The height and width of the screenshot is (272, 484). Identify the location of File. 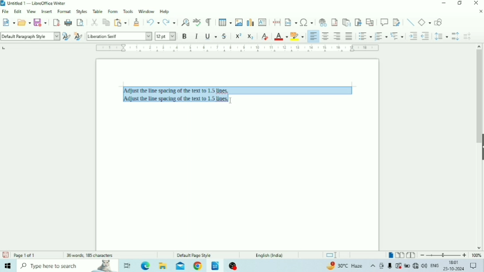
(5, 12).